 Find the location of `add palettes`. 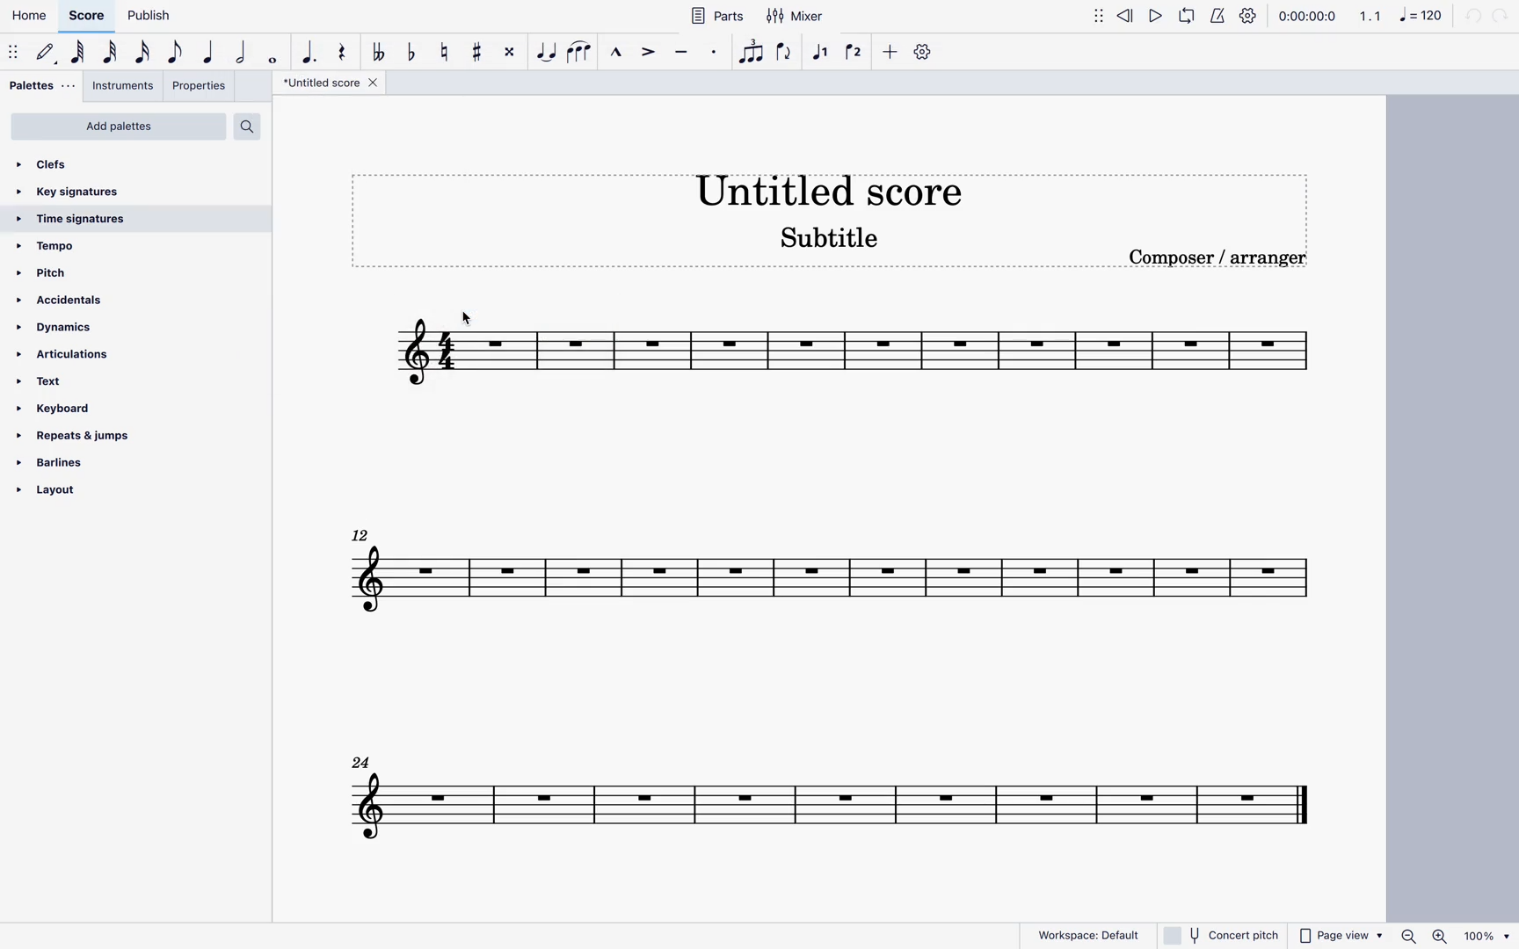

add palettes is located at coordinates (120, 126).